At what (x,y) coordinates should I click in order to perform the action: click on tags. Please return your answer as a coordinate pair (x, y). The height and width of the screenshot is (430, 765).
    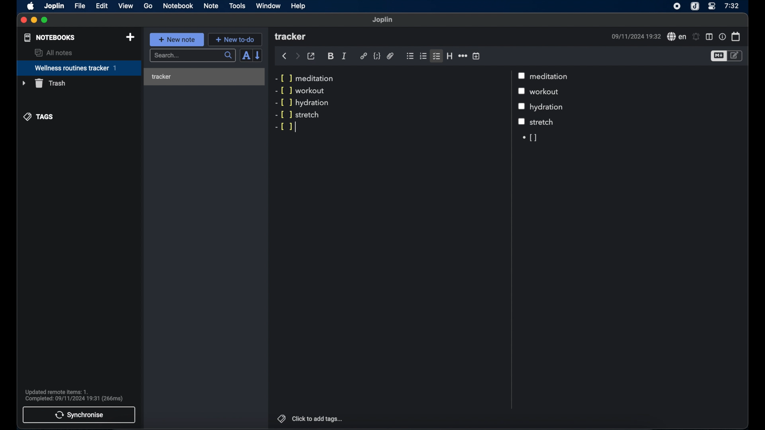
    Looking at the image, I should click on (39, 117).